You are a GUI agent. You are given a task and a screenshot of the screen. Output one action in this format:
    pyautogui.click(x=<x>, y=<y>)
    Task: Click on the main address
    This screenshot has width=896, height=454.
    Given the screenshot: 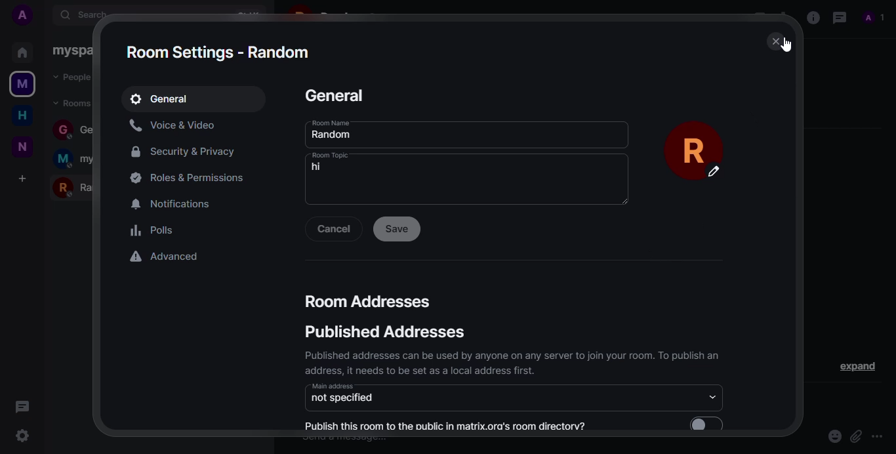 What is the action you would take?
    pyautogui.click(x=333, y=386)
    